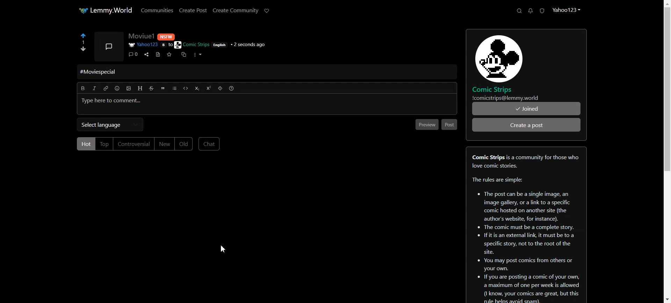 The height and width of the screenshot is (303, 671). Describe the element at coordinates (514, 66) in the screenshot. I see `Logo and Text` at that location.